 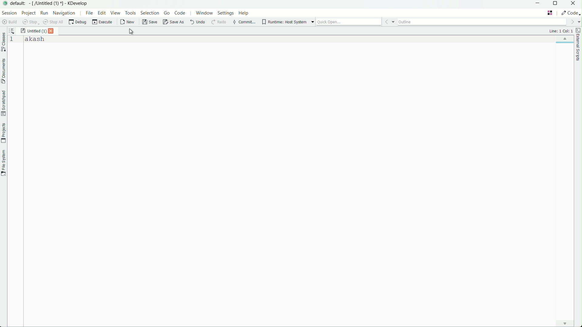 What do you see at coordinates (64, 13) in the screenshot?
I see `navigation` at bounding box center [64, 13].